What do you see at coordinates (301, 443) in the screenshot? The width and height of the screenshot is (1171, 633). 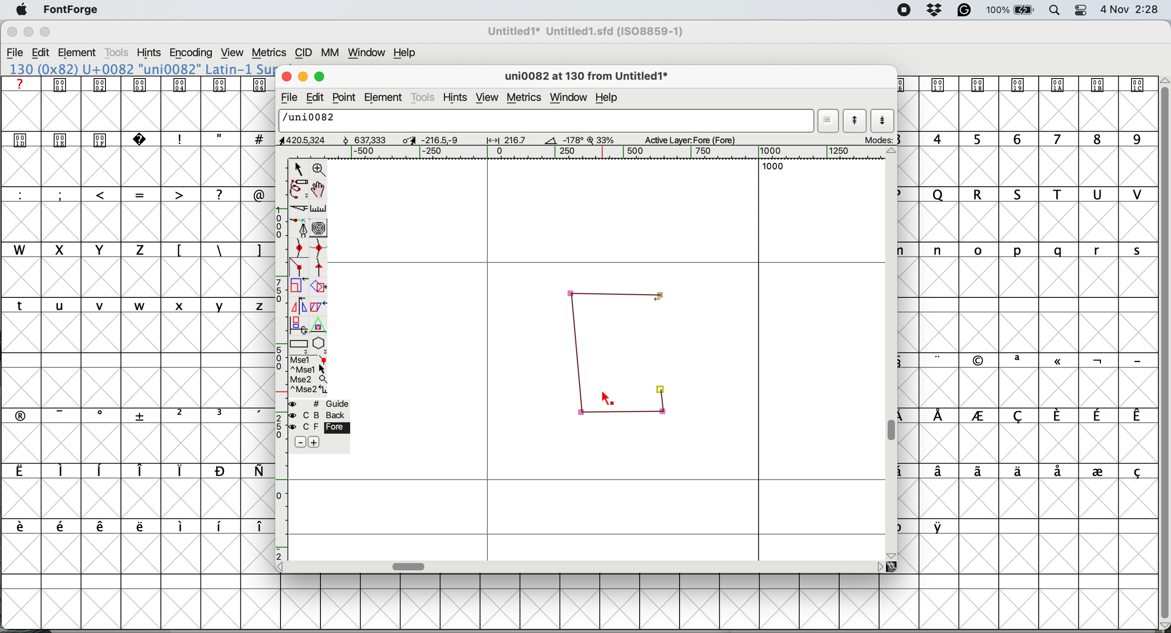 I see `remove` at bounding box center [301, 443].